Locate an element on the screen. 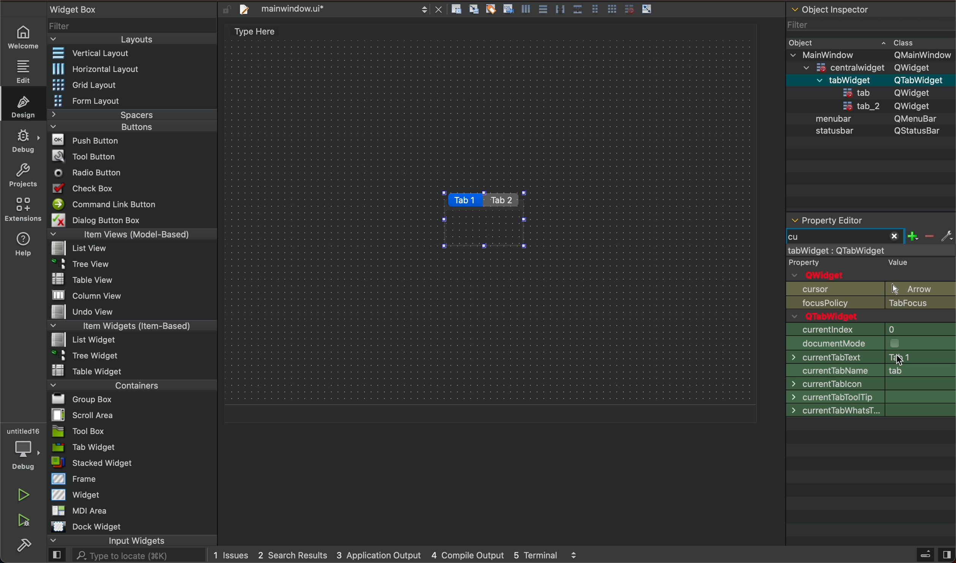  help is located at coordinates (25, 243).